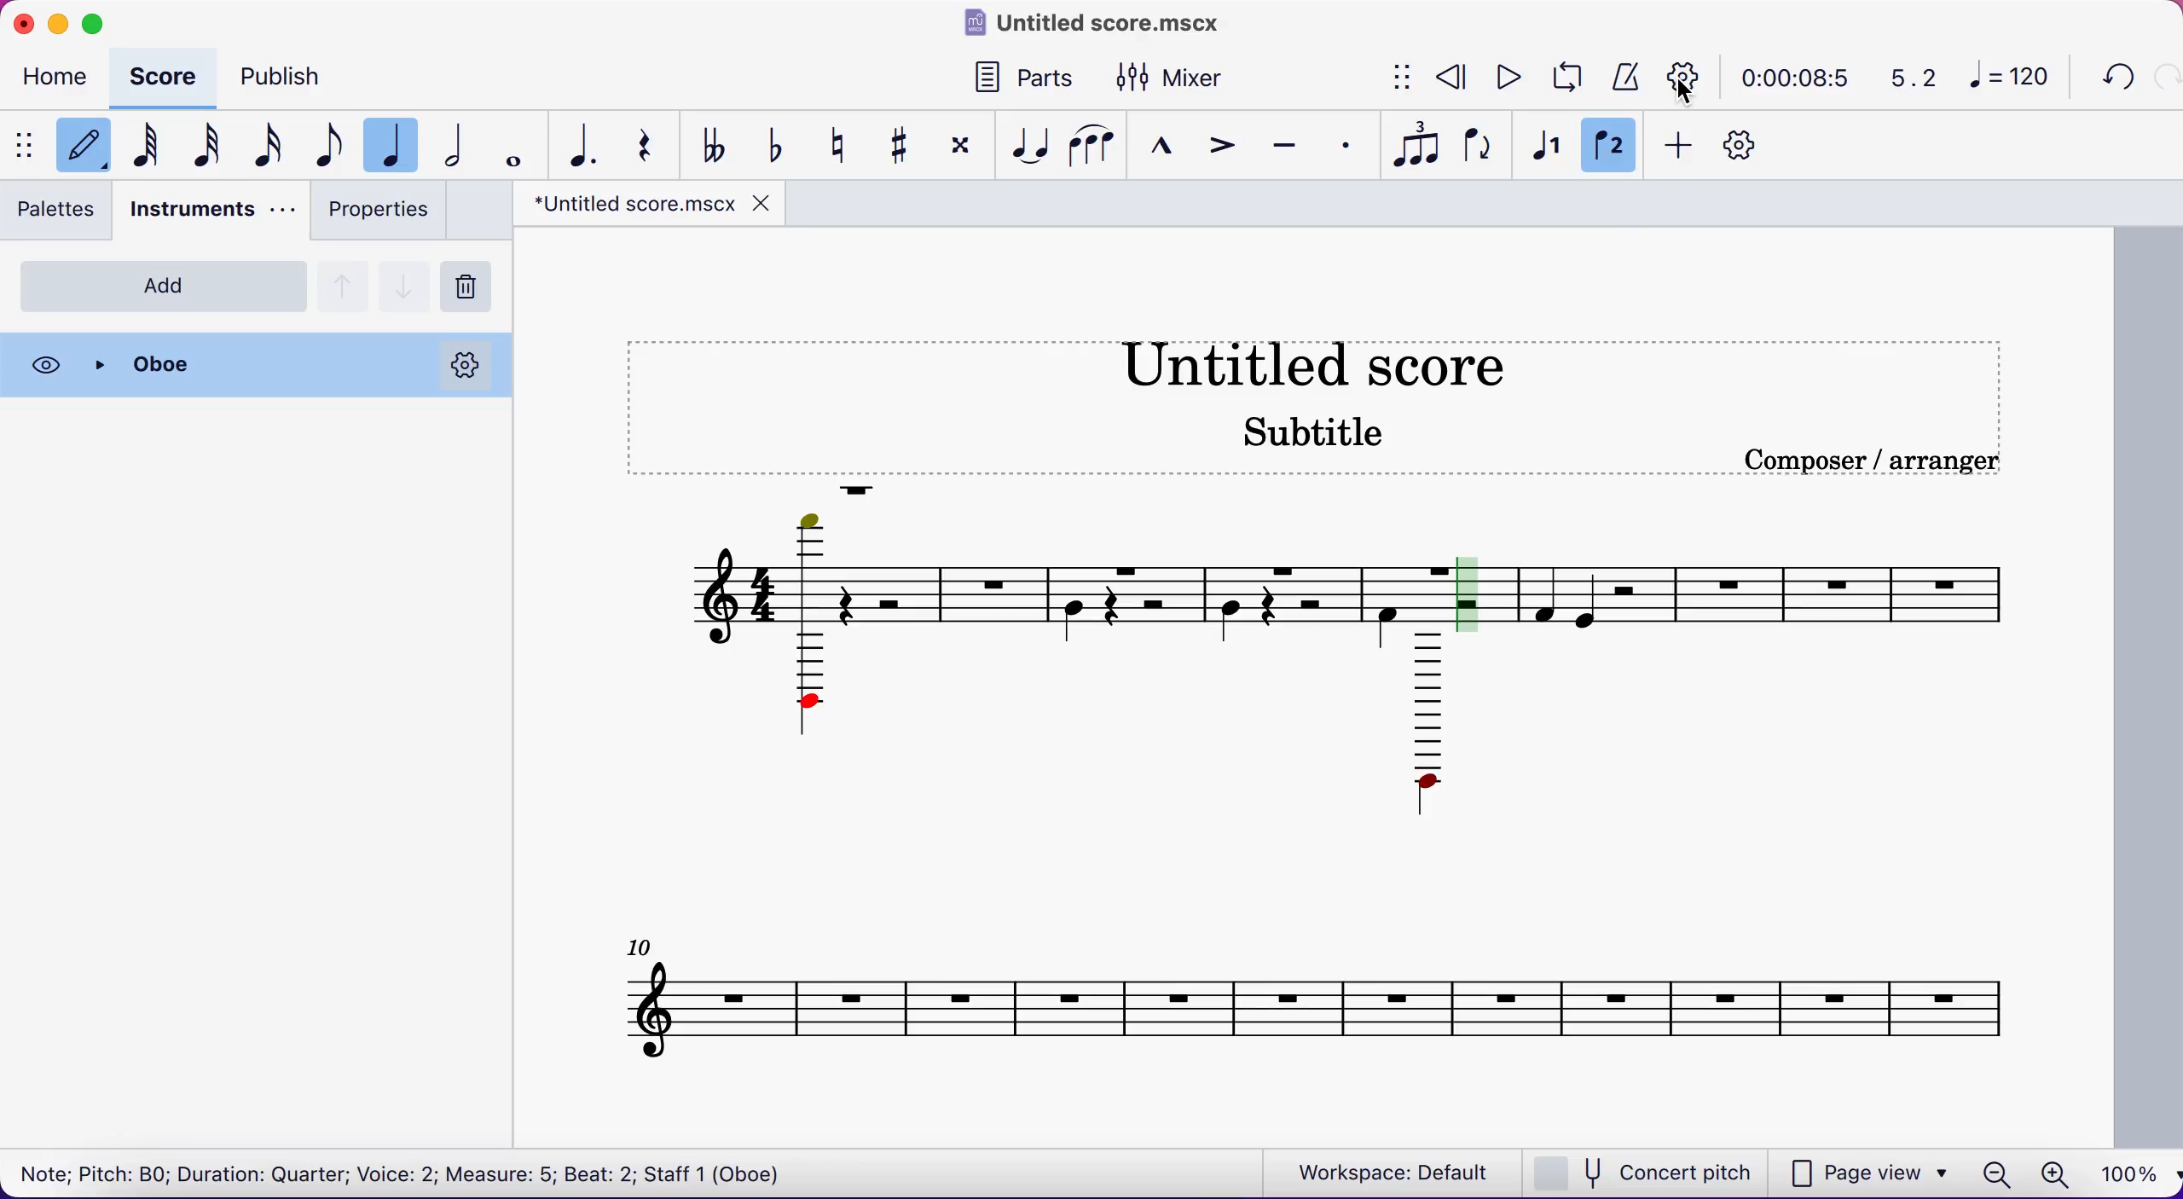 The image size is (2183, 1199). What do you see at coordinates (632, 204) in the screenshot?
I see `"Untitled score.mscx` at bounding box center [632, 204].